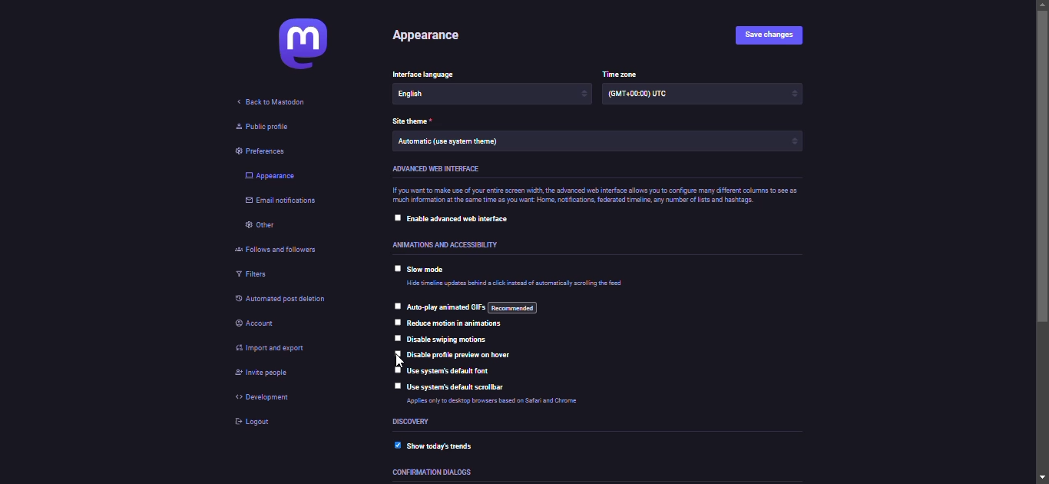 Image resolution: width=1049 pixels, height=484 pixels. I want to click on click to select, so click(396, 369).